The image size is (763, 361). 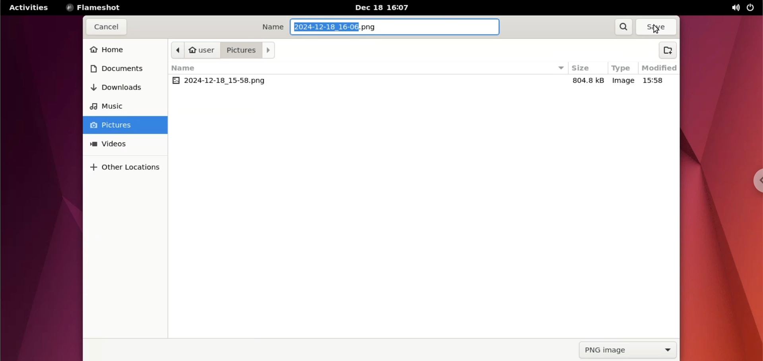 What do you see at coordinates (125, 126) in the screenshot?
I see `pictures` at bounding box center [125, 126].